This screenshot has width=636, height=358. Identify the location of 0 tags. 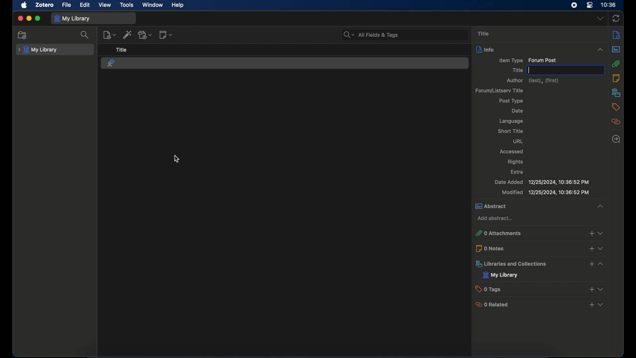
(539, 289).